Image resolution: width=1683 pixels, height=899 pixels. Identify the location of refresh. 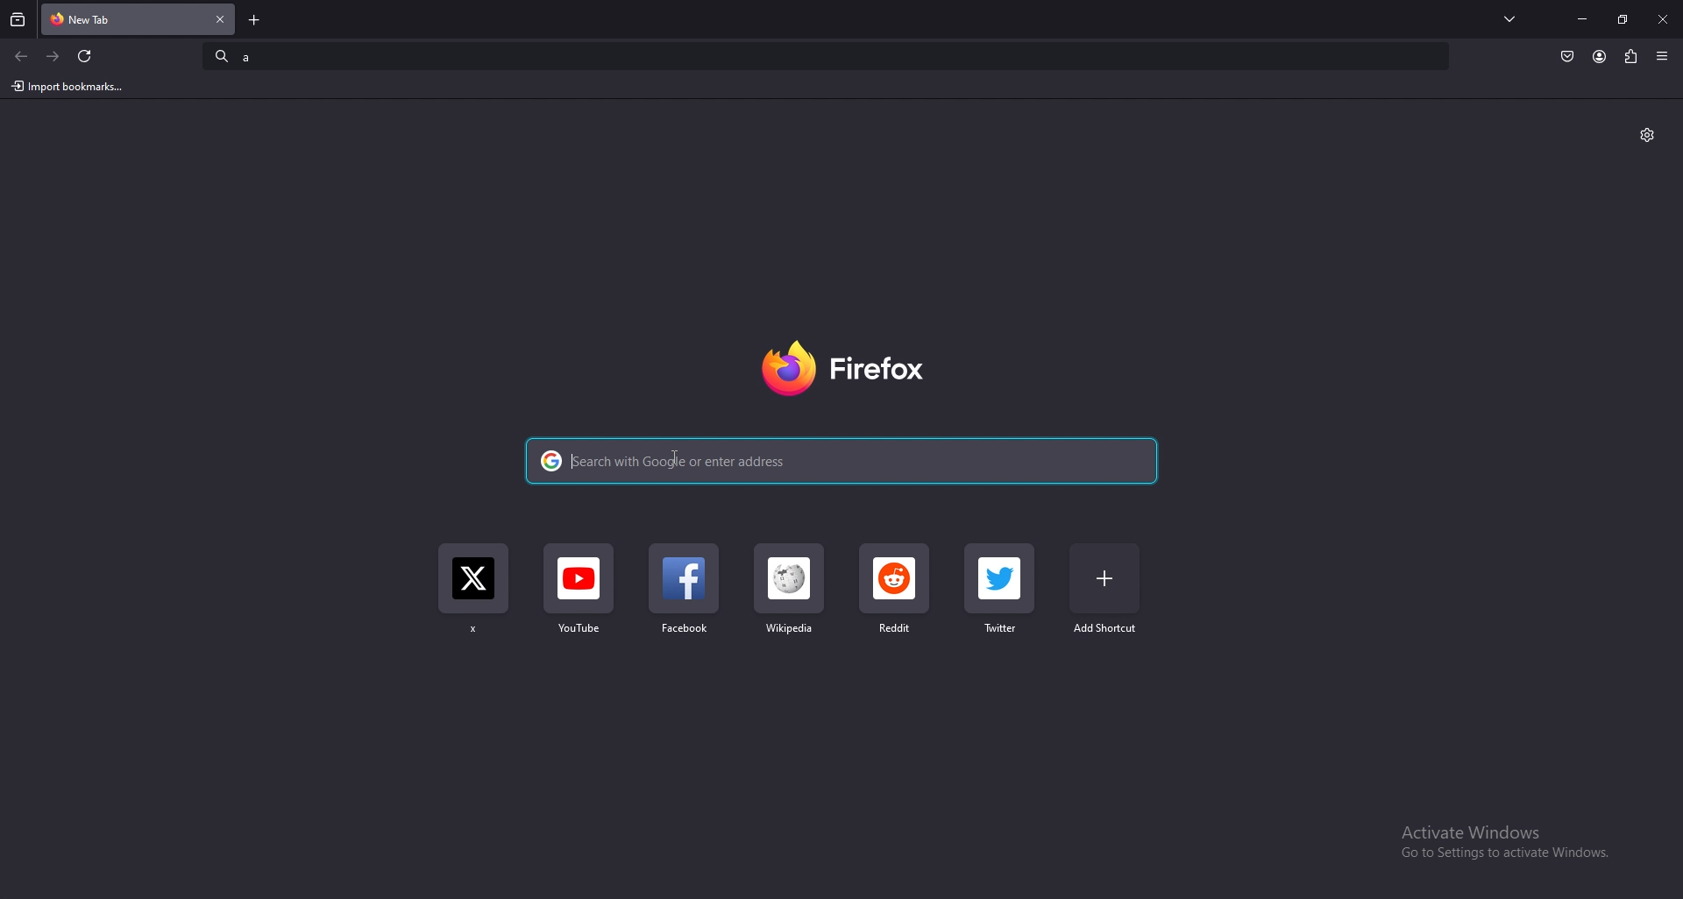
(84, 56).